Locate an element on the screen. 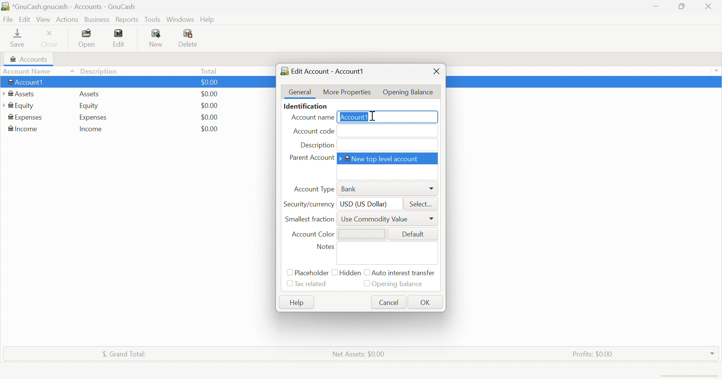  New Top Level Account is located at coordinates (382, 159).